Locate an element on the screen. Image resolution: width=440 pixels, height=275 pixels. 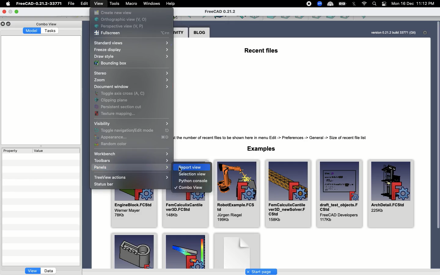
Charge is located at coordinates (343, 4).